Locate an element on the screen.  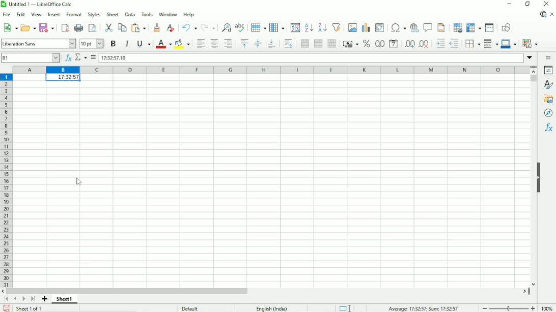
Insert special characters is located at coordinates (399, 27).